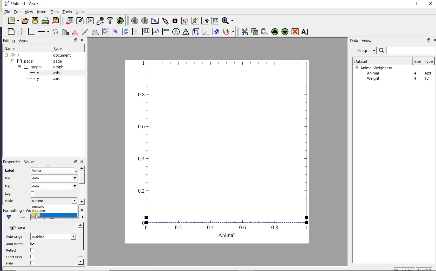  I want to click on 1D, so click(427, 78).